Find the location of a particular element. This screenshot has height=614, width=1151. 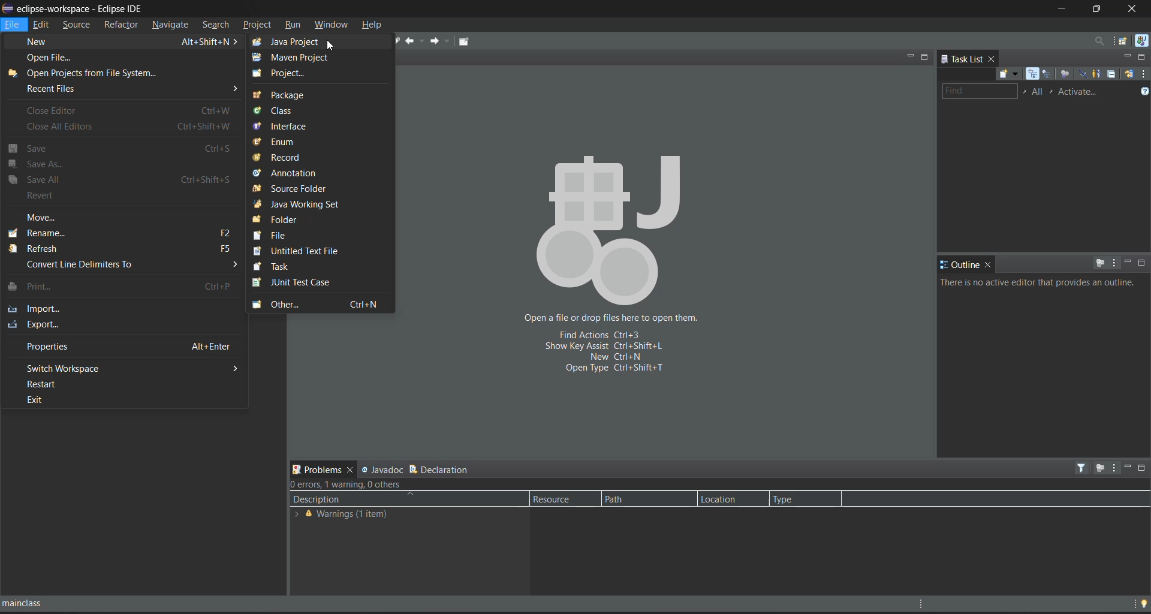

restart is located at coordinates (97, 384).